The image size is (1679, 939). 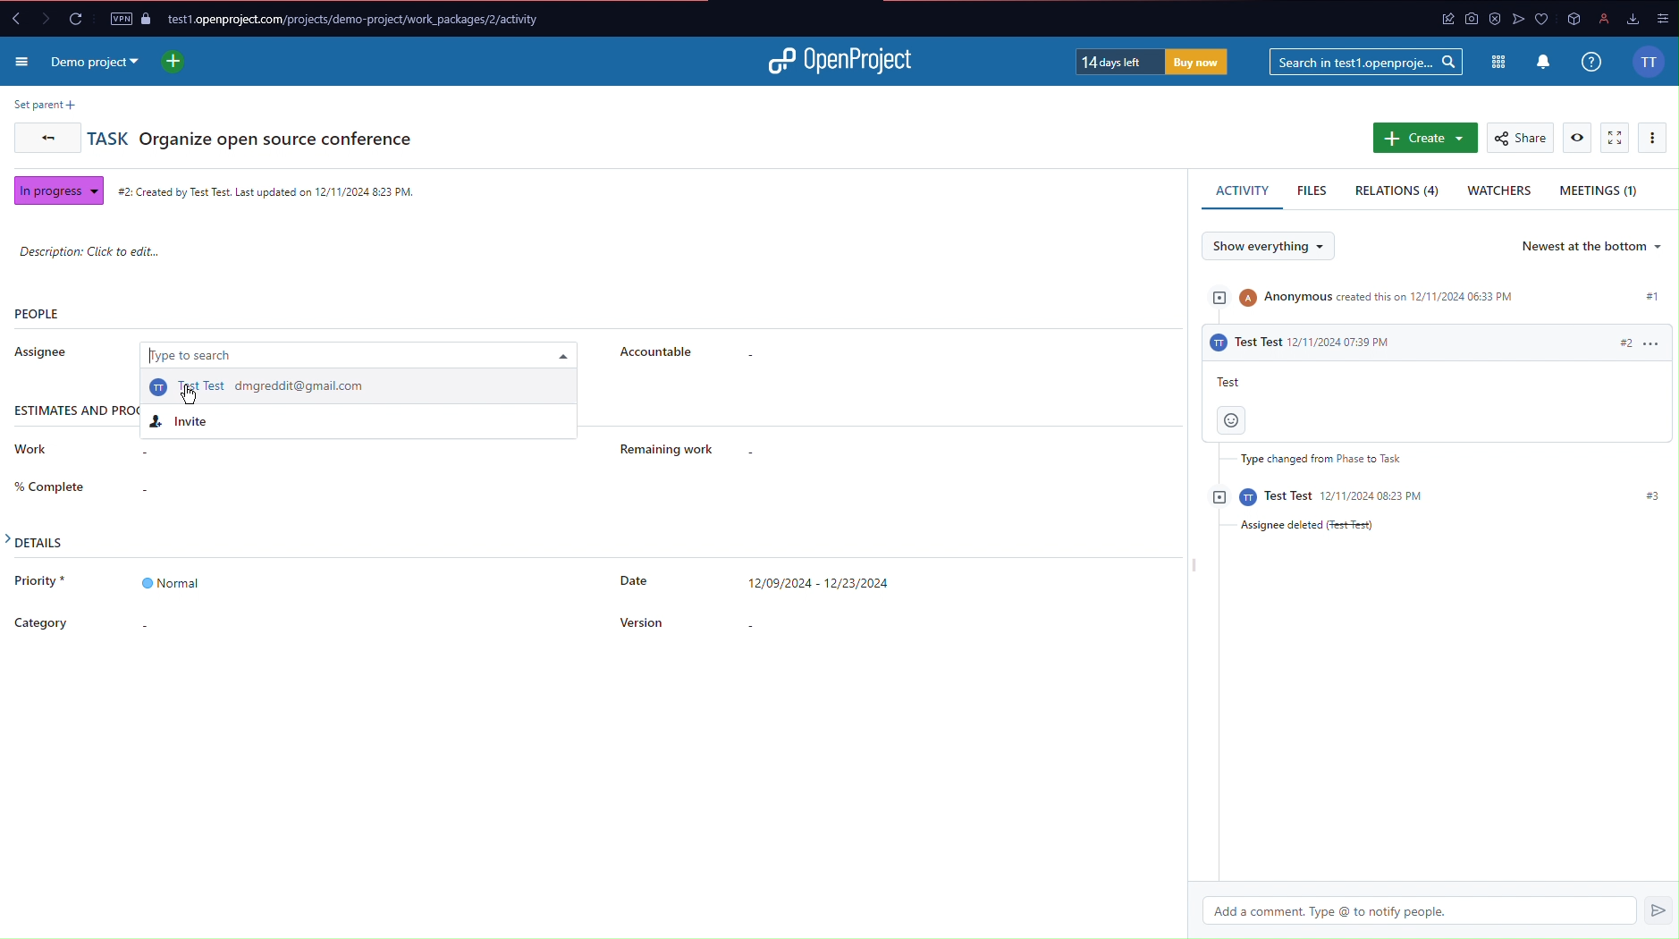 What do you see at coordinates (28, 447) in the screenshot?
I see `Work` at bounding box center [28, 447].